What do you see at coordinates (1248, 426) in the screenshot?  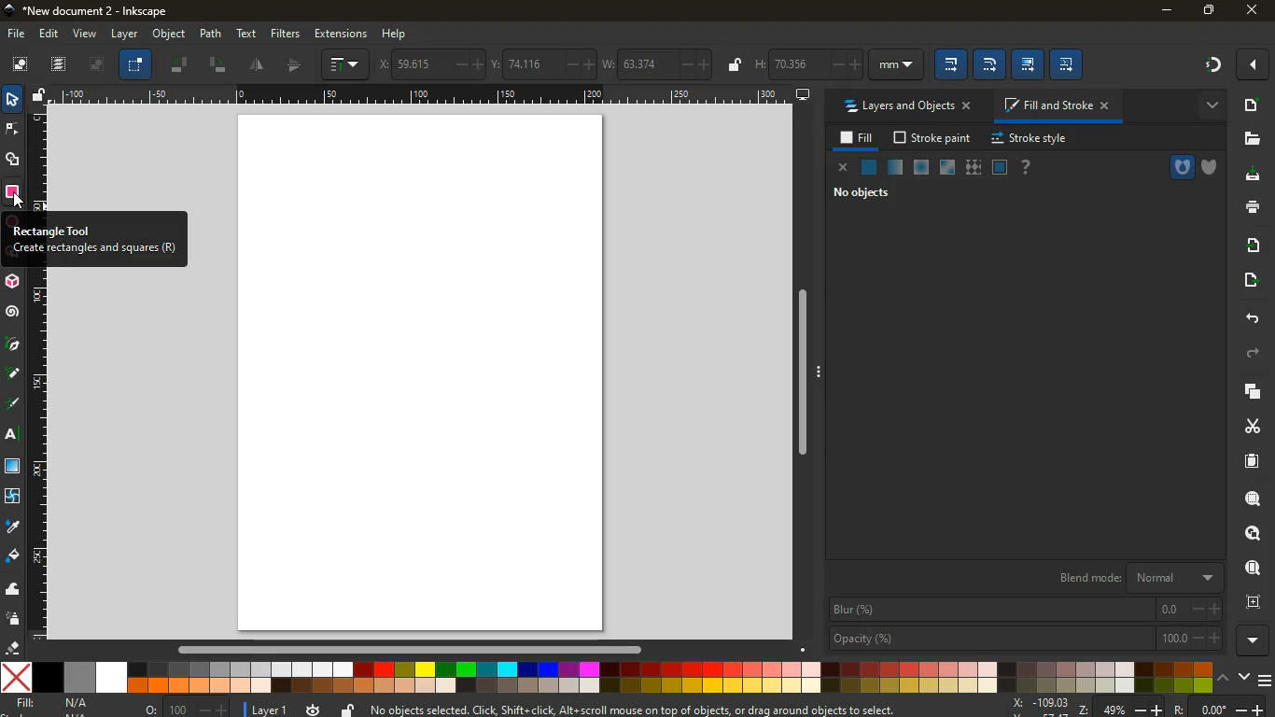 I see `cut` at bounding box center [1248, 426].